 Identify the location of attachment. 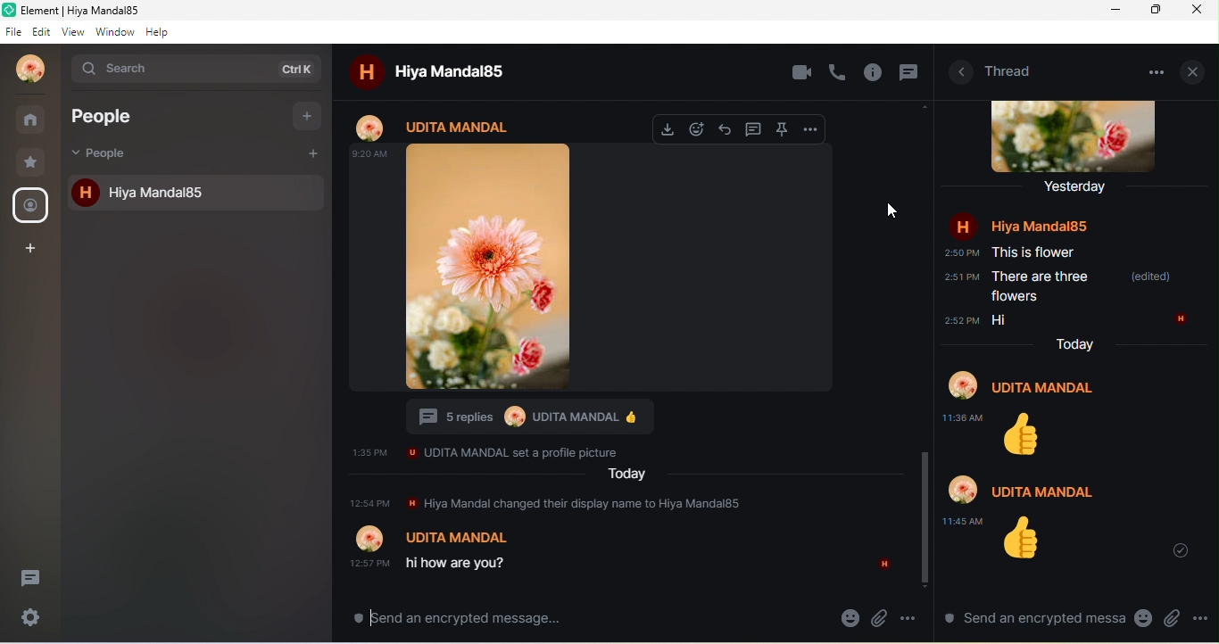
(1172, 618).